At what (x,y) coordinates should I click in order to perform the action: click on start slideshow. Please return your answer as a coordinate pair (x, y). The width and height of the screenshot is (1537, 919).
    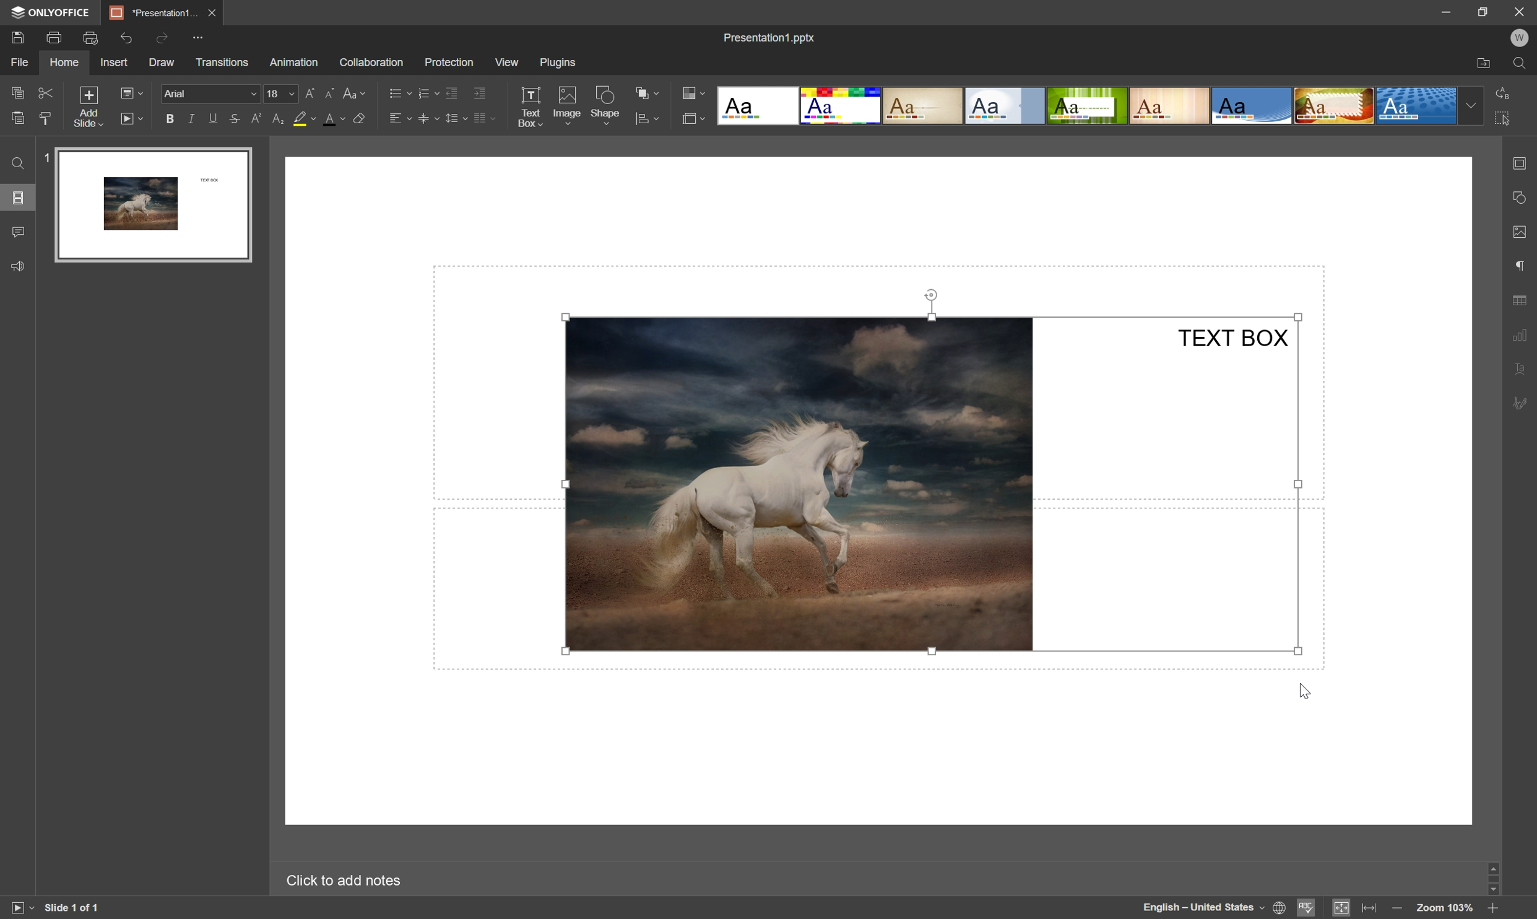
    Looking at the image, I should click on (18, 907).